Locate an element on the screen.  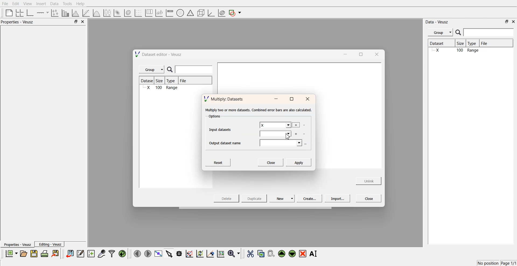
close is located at coordinates (83, 22).